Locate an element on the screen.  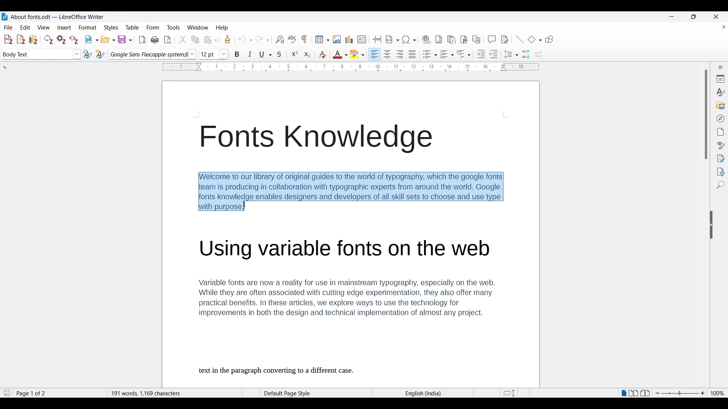
Style inspector is located at coordinates (721, 145).